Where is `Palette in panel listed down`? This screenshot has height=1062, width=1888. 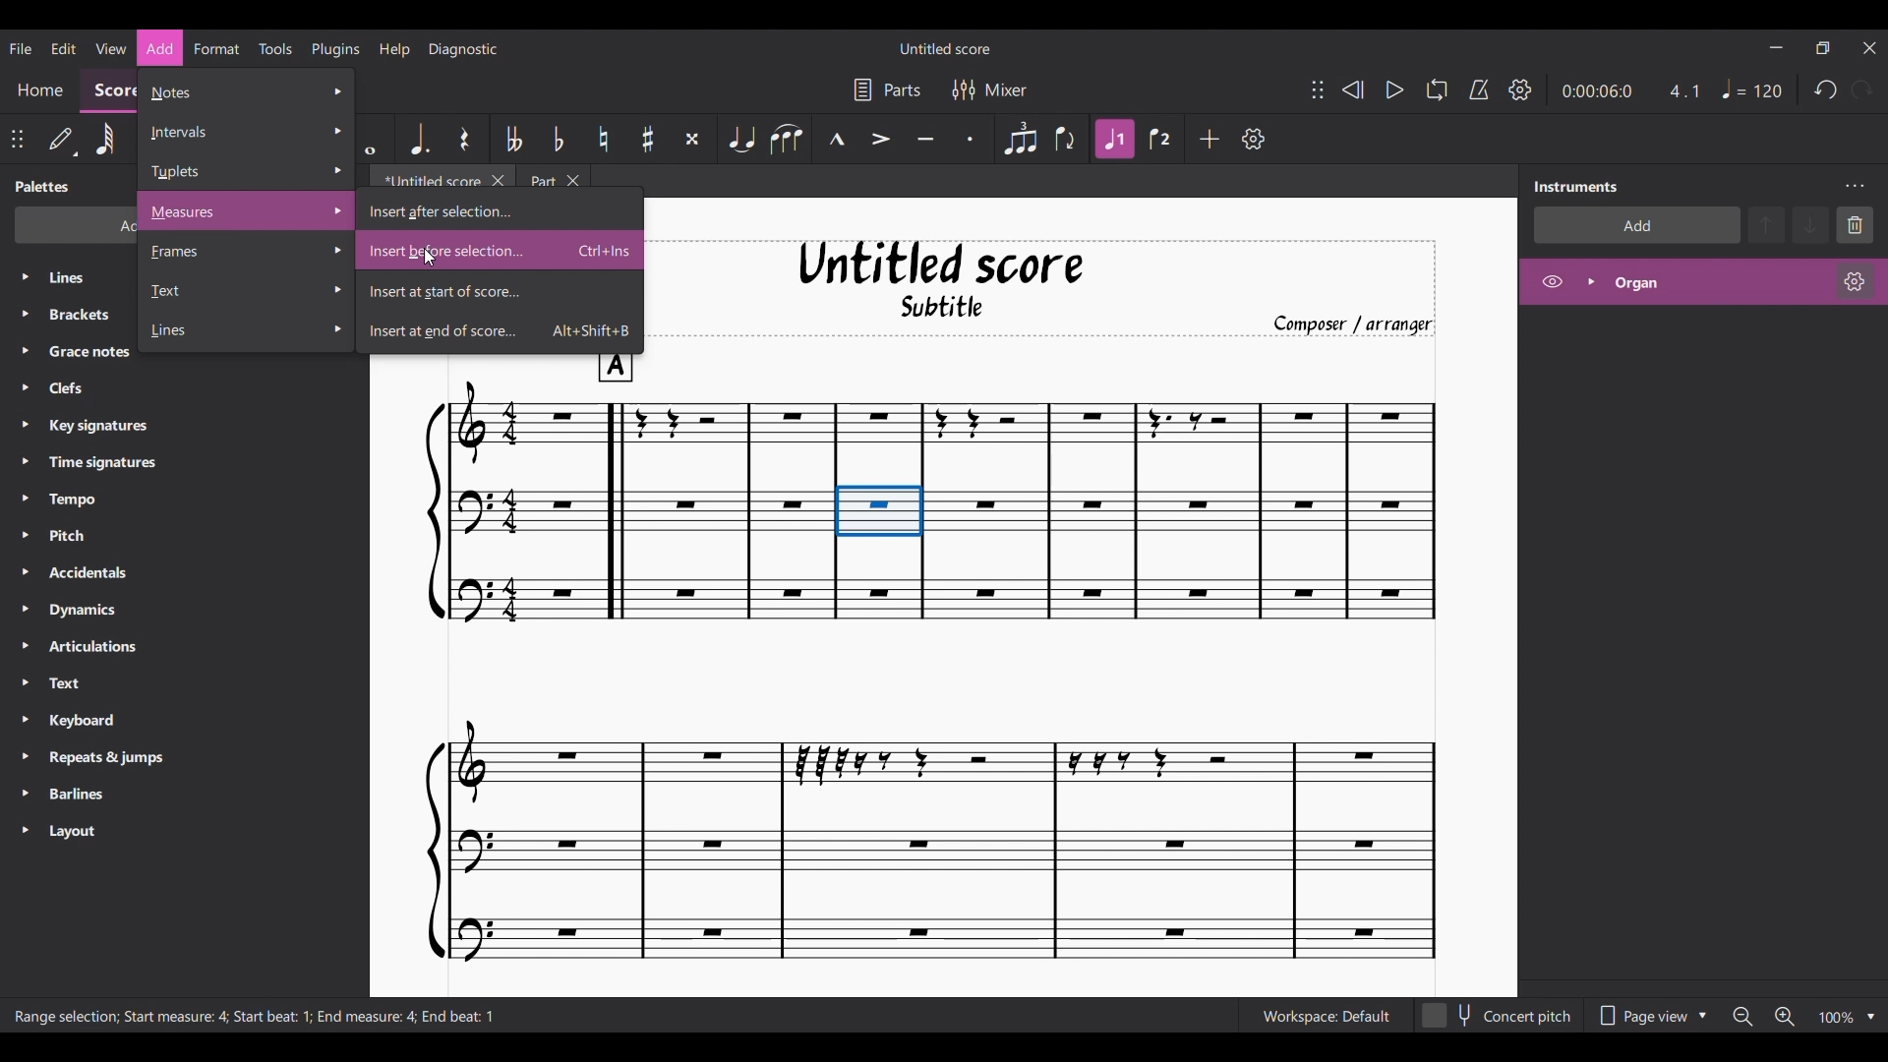 Palette in panel listed down is located at coordinates (89, 557).